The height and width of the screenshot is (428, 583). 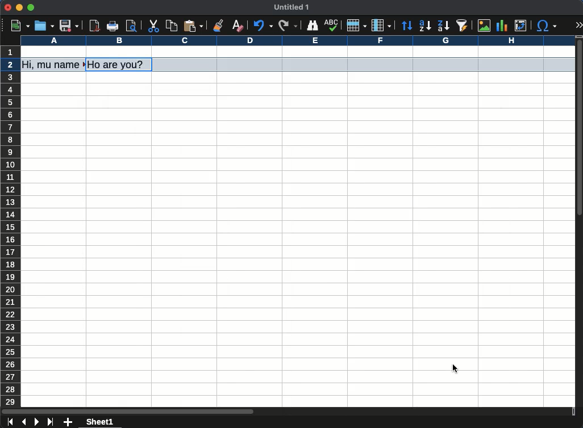 I want to click on save, so click(x=69, y=26).